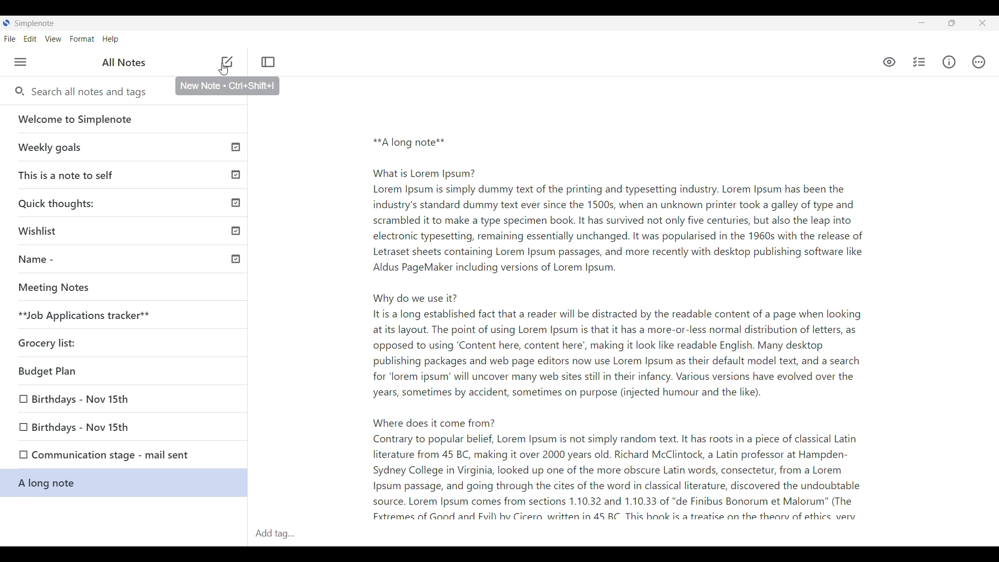 The width and height of the screenshot is (999, 562). Describe the element at coordinates (111, 40) in the screenshot. I see `Help` at that location.